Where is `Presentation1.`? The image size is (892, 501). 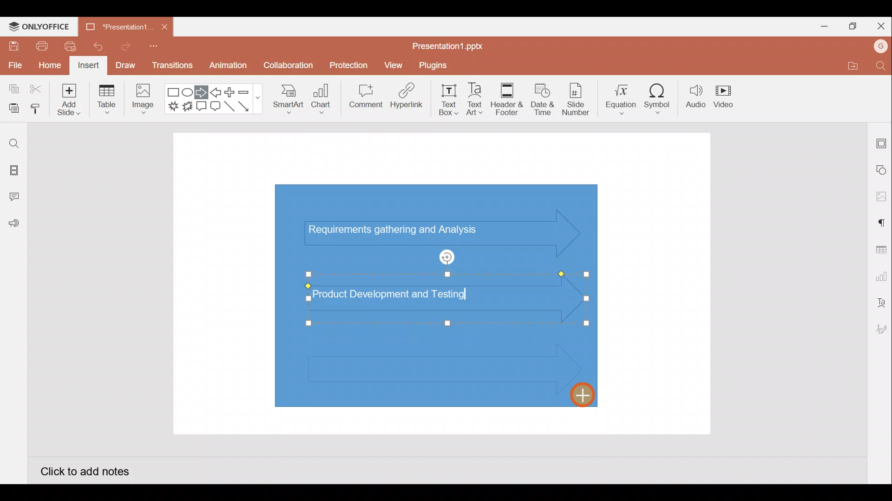
Presentation1. is located at coordinates (116, 24).